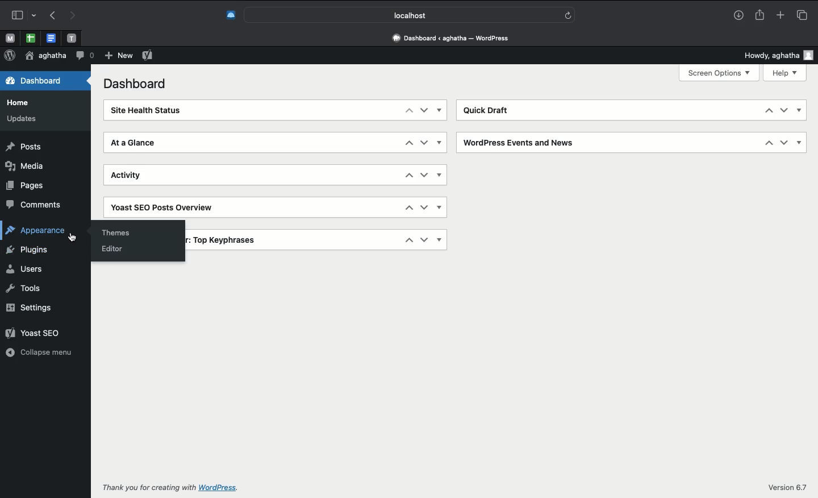 This screenshot has width=818, height=498. What do you see at coordinates (408, 240) in the screenshot?
I see `Up` at bounding box center [408, 240].